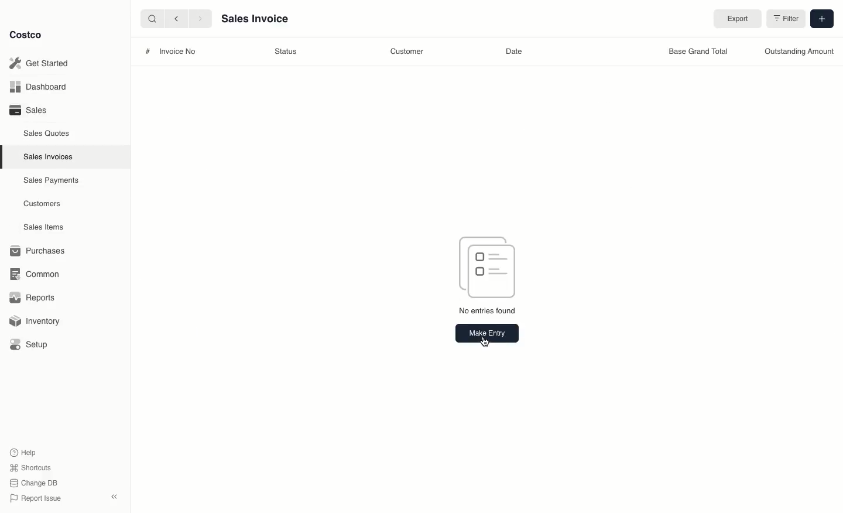 This screenshot has height=513, width=843. Describe the element at coordinates (42, 203) in the screenshot. I see `Customers` at that location.